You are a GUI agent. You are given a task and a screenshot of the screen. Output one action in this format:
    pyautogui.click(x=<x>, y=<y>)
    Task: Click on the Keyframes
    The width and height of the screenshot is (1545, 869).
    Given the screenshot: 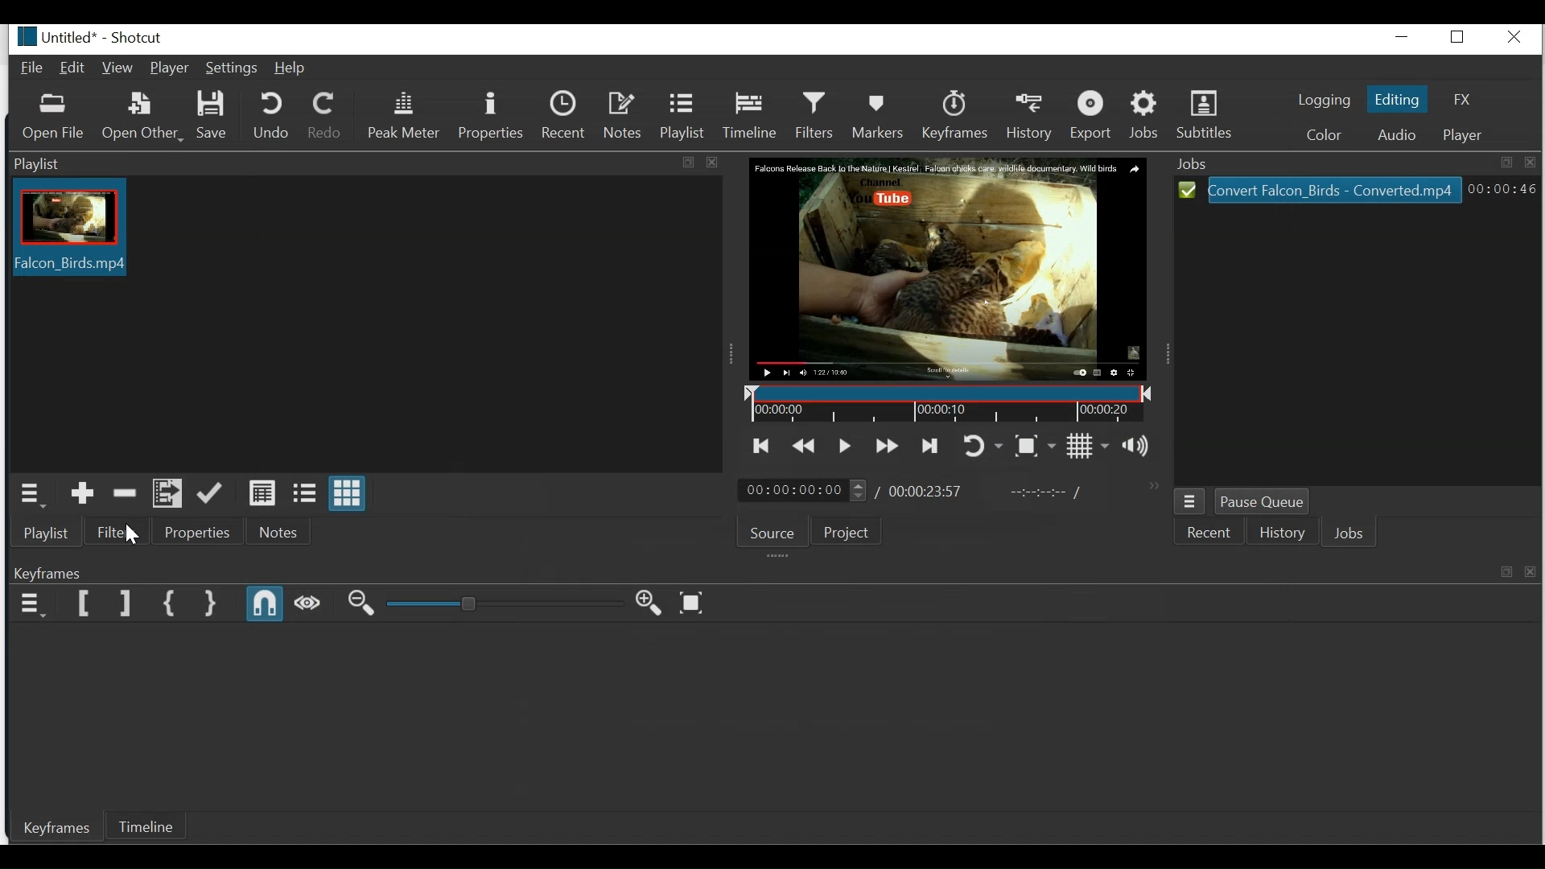 What is the action you would take?
    pyautogui.click(x=955, y=114)
    